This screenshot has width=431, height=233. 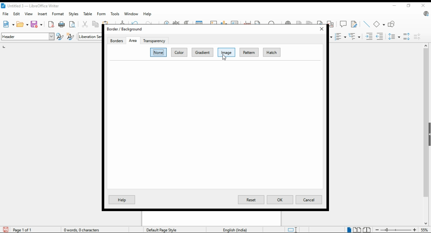 What do you see at coordinates (423, 6) in the screenshot?
I see `close window` at bounding box center [423, 6].